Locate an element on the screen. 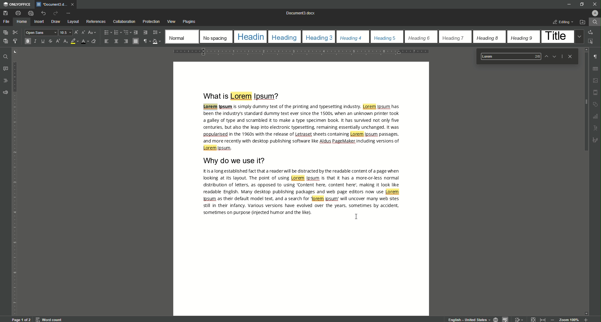 The height and width of the screenshot is (322, 601). Collapse is located at coordinates (532, 319).